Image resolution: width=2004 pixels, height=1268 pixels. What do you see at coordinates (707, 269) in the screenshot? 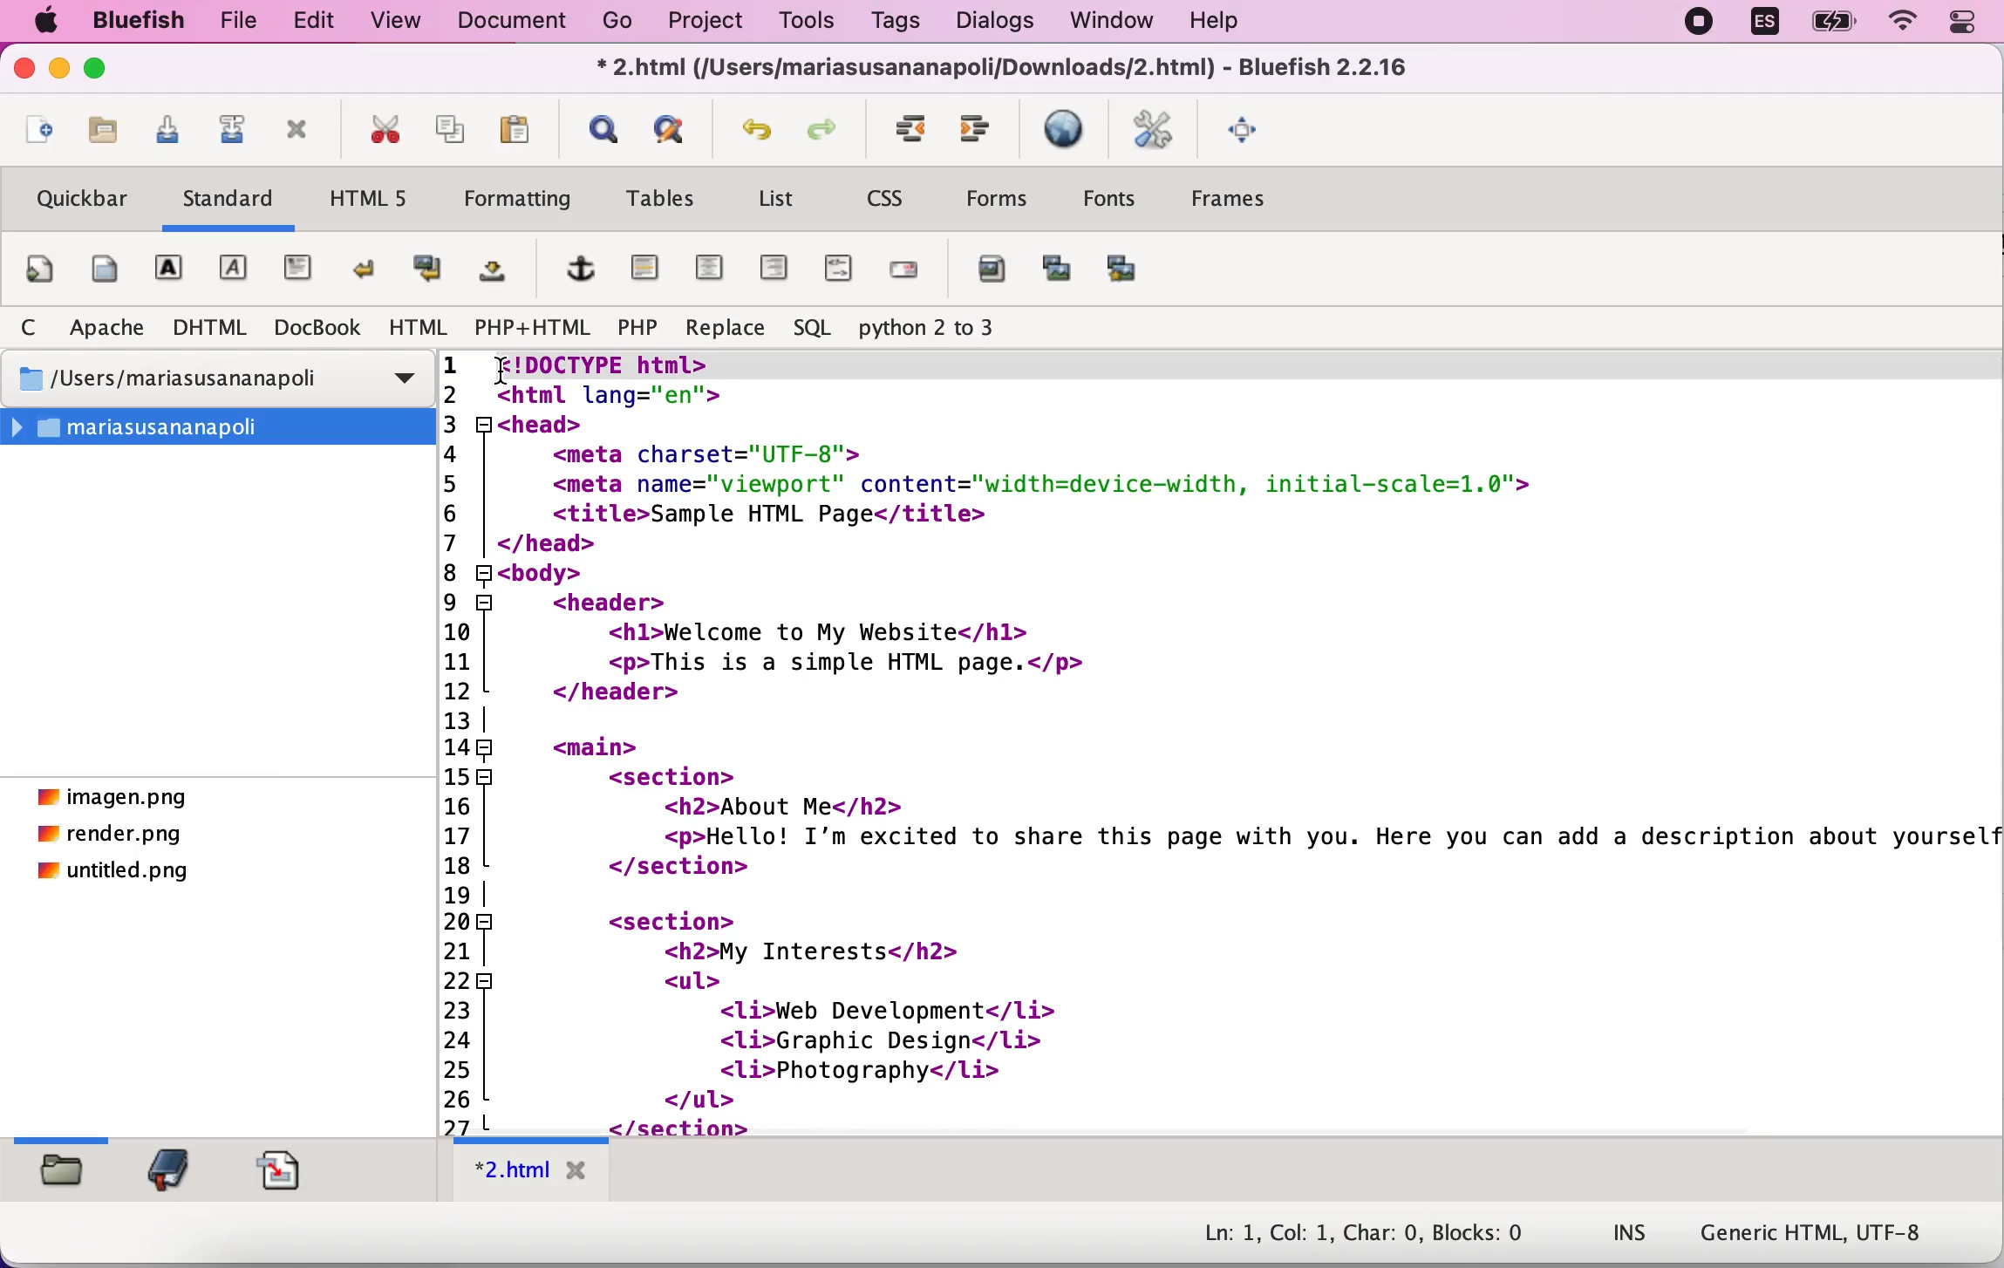
I see `center` at bounding box center [707, 269].